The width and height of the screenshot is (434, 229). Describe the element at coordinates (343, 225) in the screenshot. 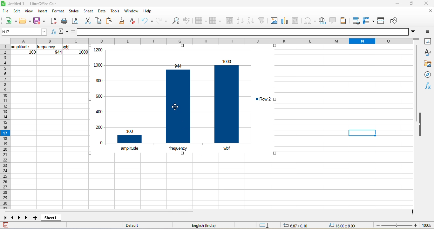

I see `16.00x9.00` at that location.